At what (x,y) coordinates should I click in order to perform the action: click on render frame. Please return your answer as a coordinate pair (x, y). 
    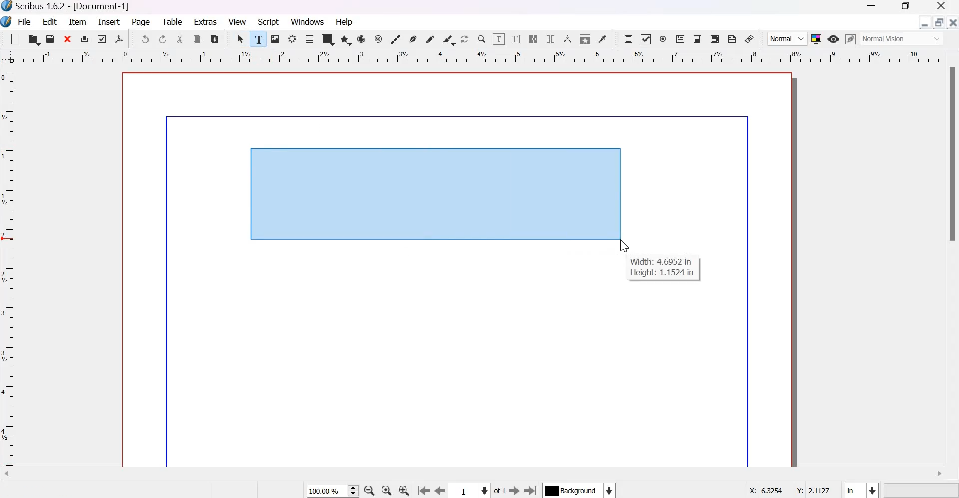
    Looking at the image, I should click on (292, 39).